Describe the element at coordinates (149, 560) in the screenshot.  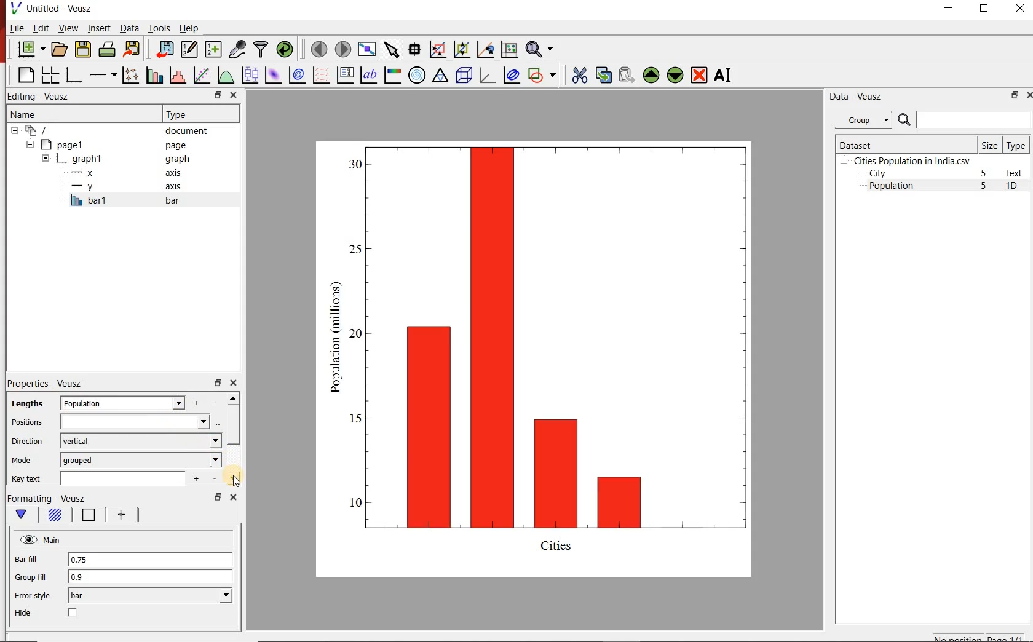
I see `0.75` at that location.